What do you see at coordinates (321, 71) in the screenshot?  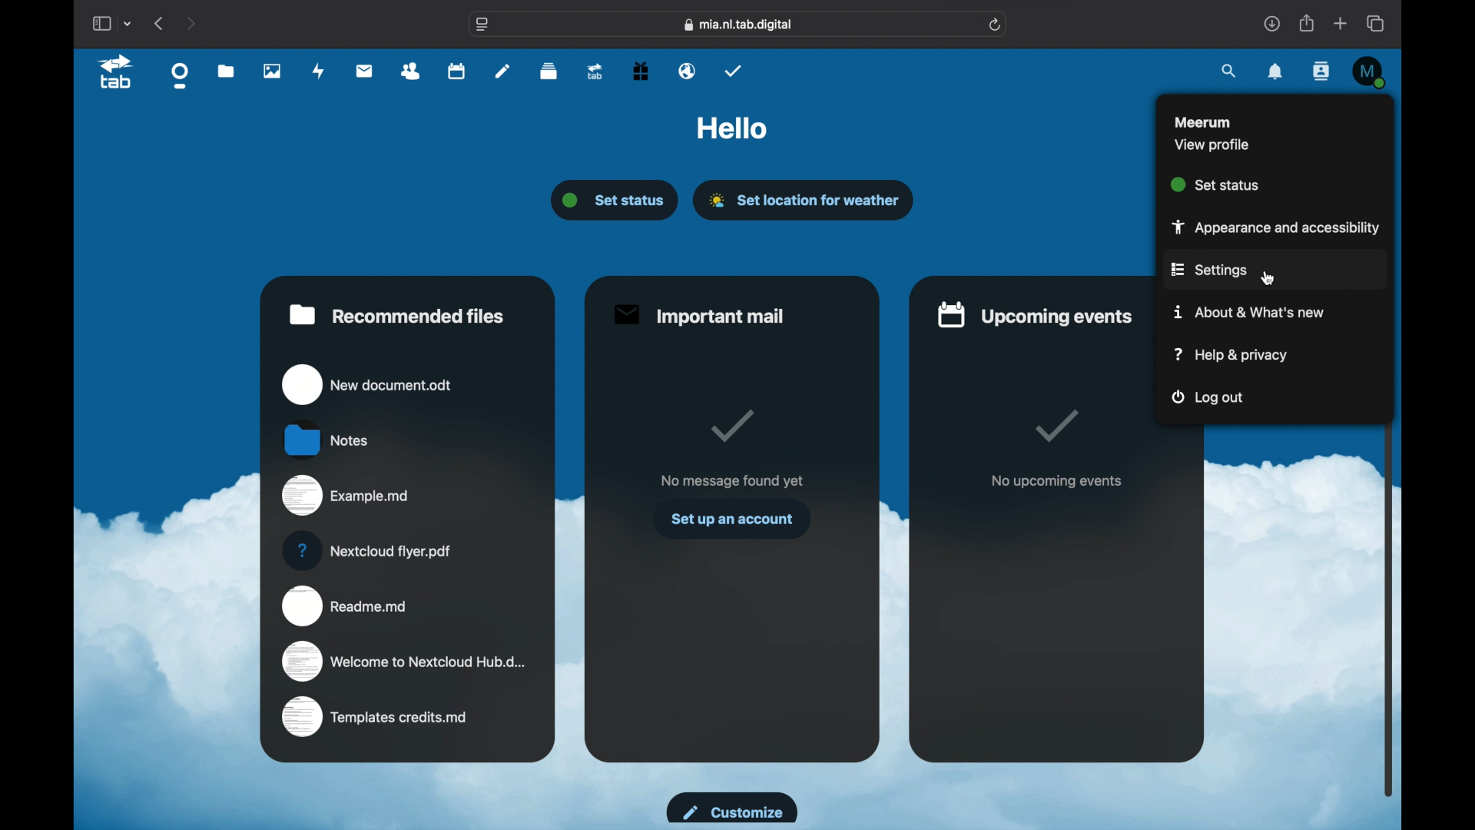 I see `activity` at bounding box center [321, 71].